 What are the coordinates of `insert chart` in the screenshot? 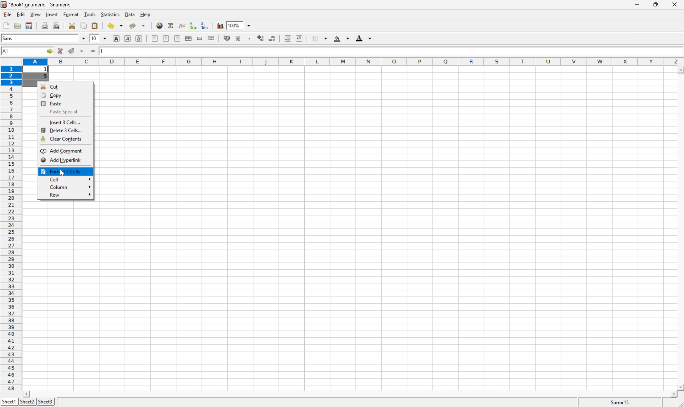 It's located at (220, 25).